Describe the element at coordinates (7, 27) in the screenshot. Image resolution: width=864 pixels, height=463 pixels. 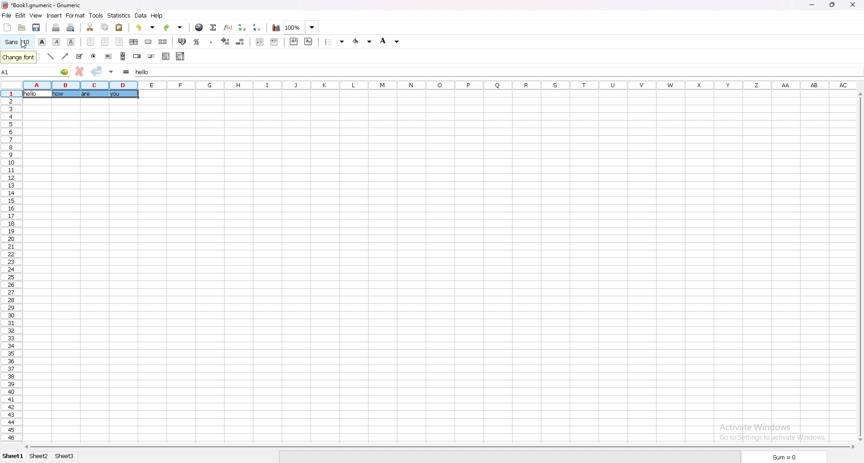
I see `new` at that location.